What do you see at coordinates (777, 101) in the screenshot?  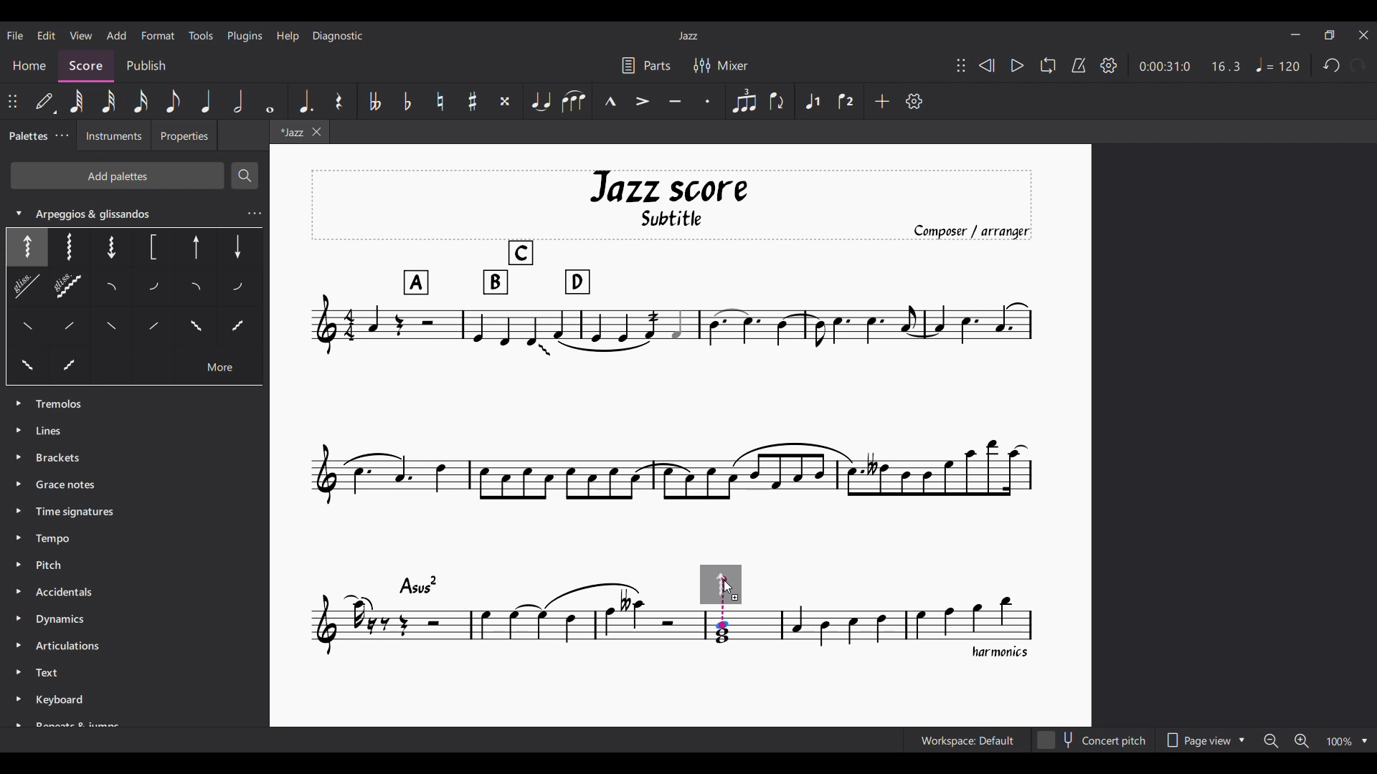 I see `Flip direction` at bounding box center [777, 101].